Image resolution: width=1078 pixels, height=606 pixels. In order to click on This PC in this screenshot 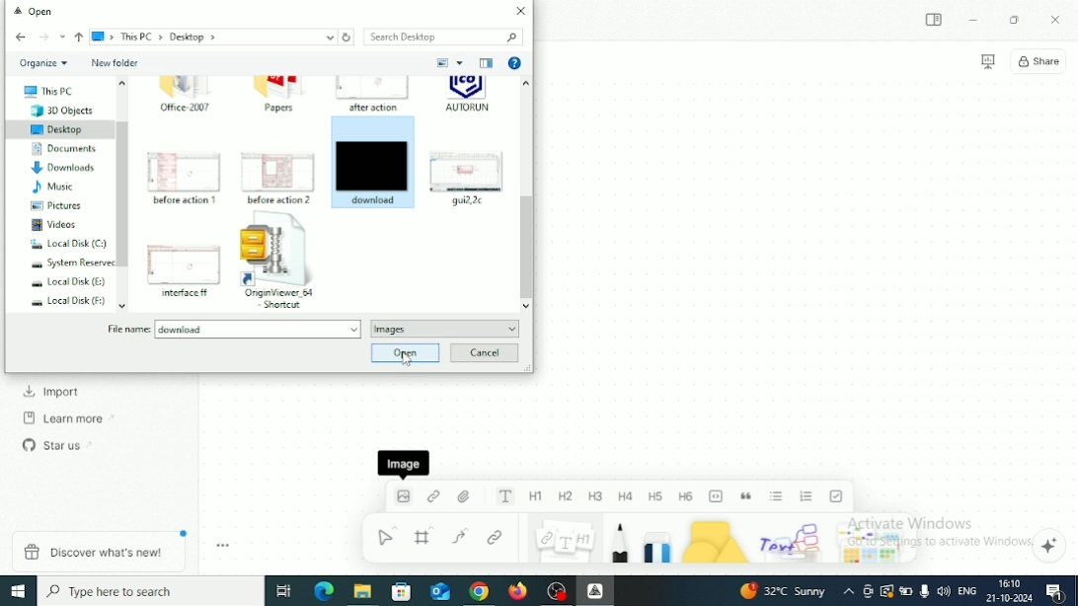, I will do `click(41, 92)`.